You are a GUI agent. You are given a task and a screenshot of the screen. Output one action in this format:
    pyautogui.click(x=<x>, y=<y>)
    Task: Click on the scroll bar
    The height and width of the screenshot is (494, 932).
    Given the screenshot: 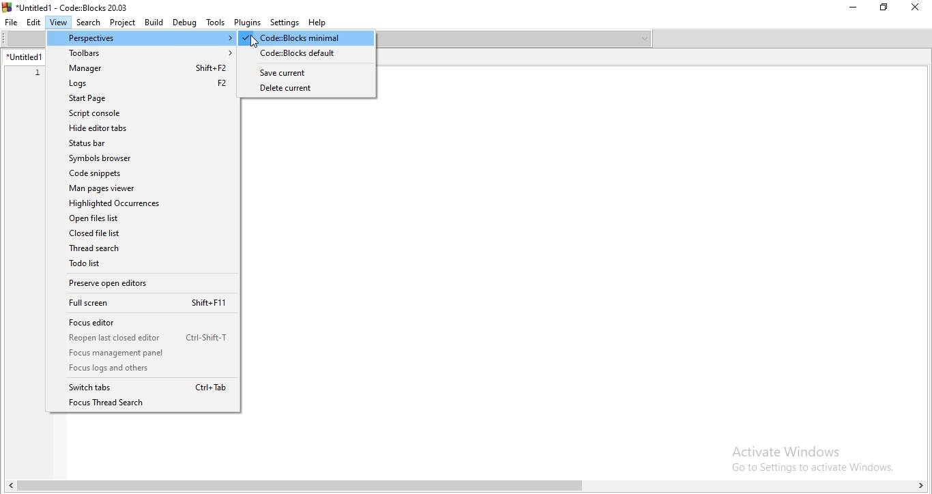 What is the action you would take?
    pyautogui.click(x=466, y=486)
    